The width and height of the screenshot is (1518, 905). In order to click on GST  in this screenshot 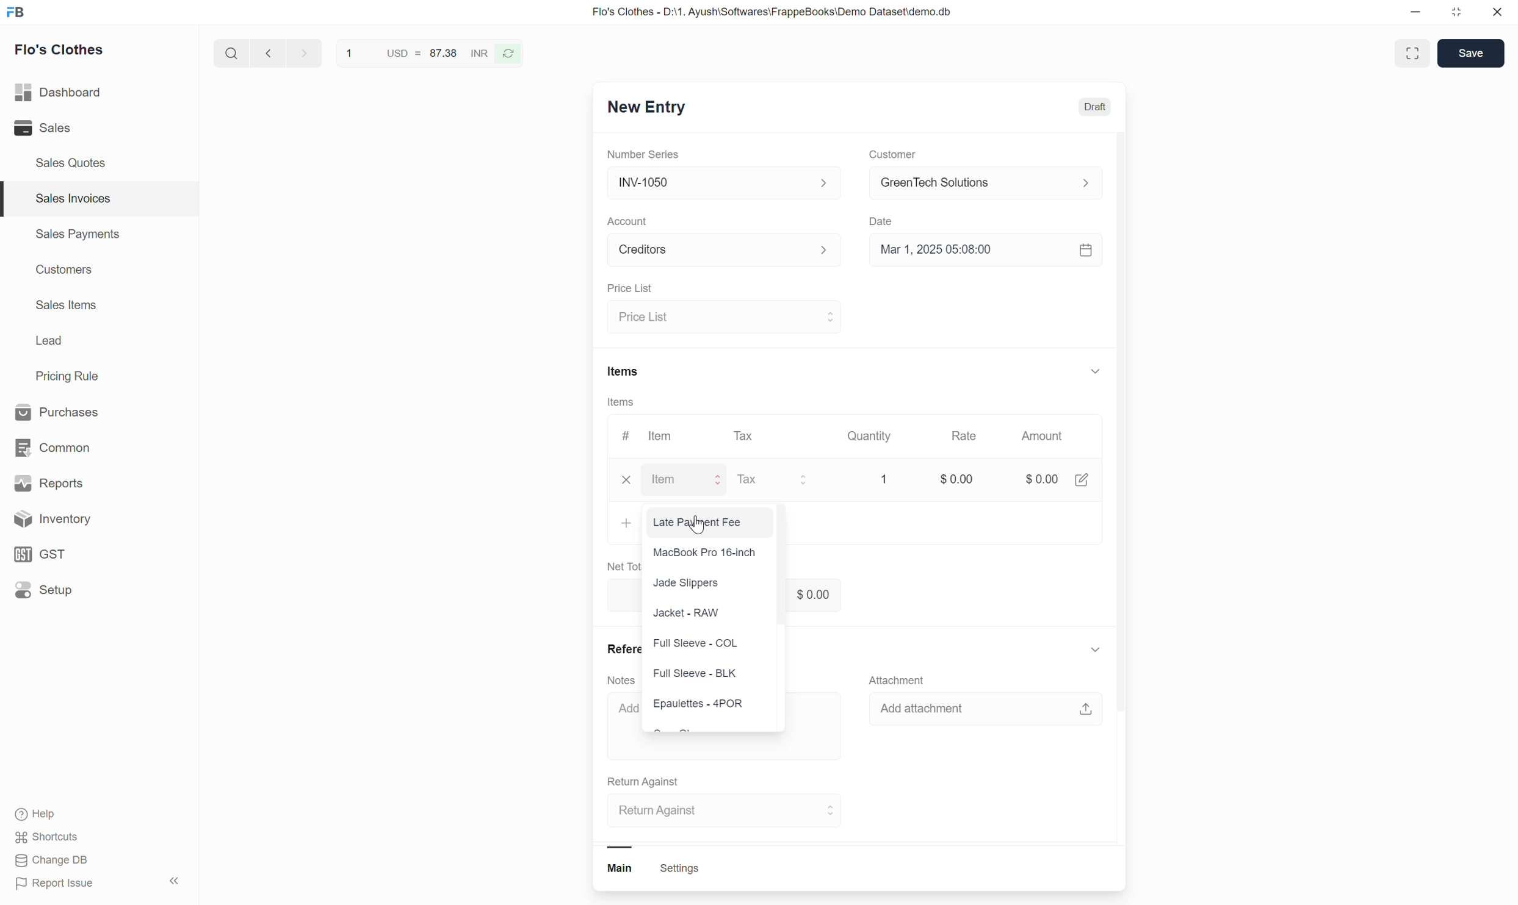, I will do `click(85, 553)`.